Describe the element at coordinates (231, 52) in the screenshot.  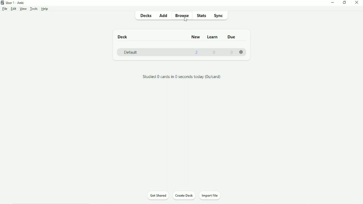
I see `0` at that location.